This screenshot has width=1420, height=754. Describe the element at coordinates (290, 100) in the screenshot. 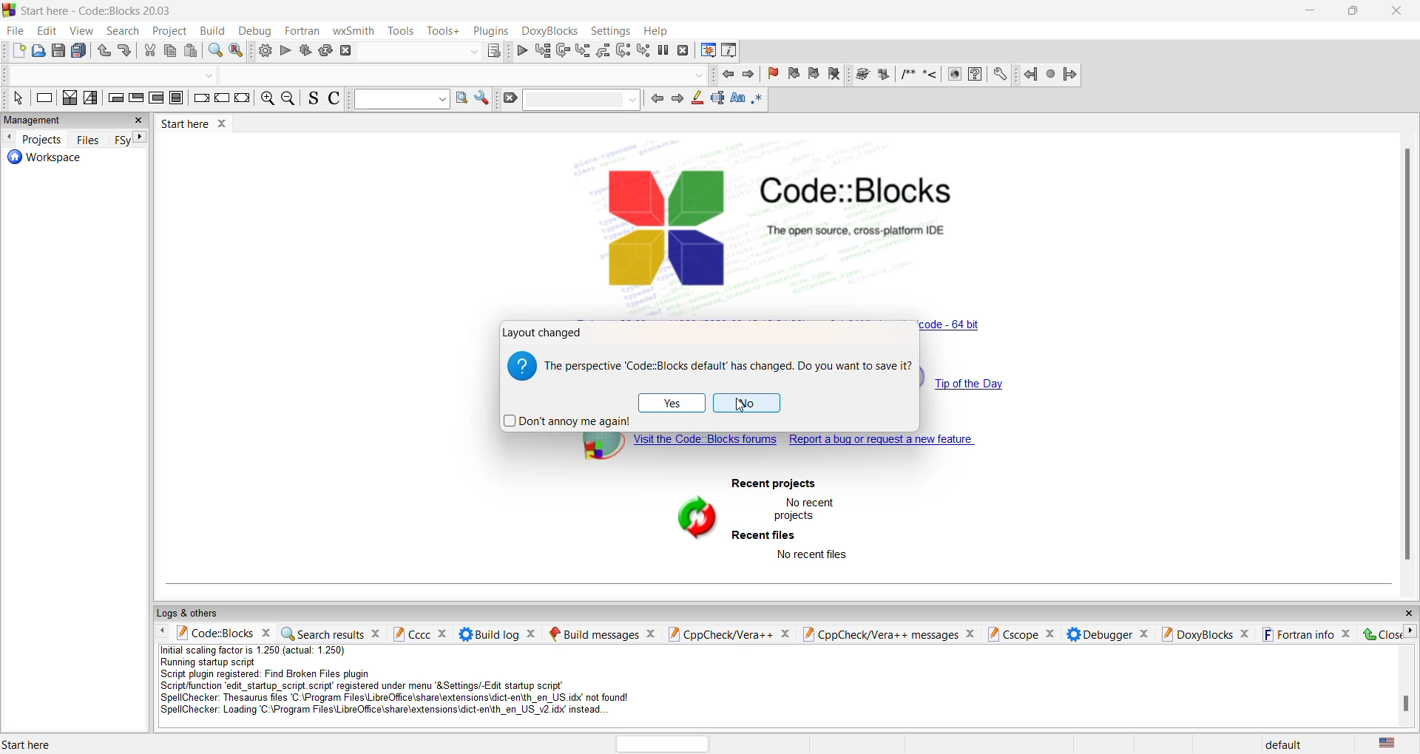

I see `zoom out` at that location.